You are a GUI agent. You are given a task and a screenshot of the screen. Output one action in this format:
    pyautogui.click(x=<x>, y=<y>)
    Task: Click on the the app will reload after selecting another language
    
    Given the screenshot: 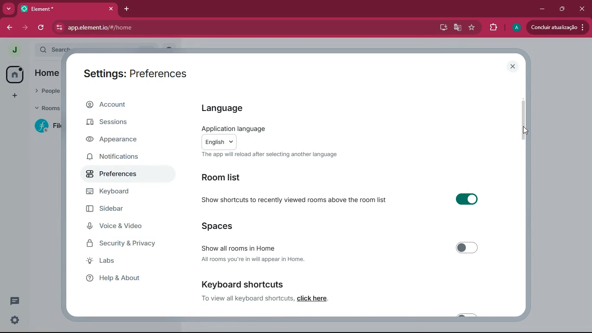 What is the action you would take?
    pyautogui.click(x=269, y=155)
    